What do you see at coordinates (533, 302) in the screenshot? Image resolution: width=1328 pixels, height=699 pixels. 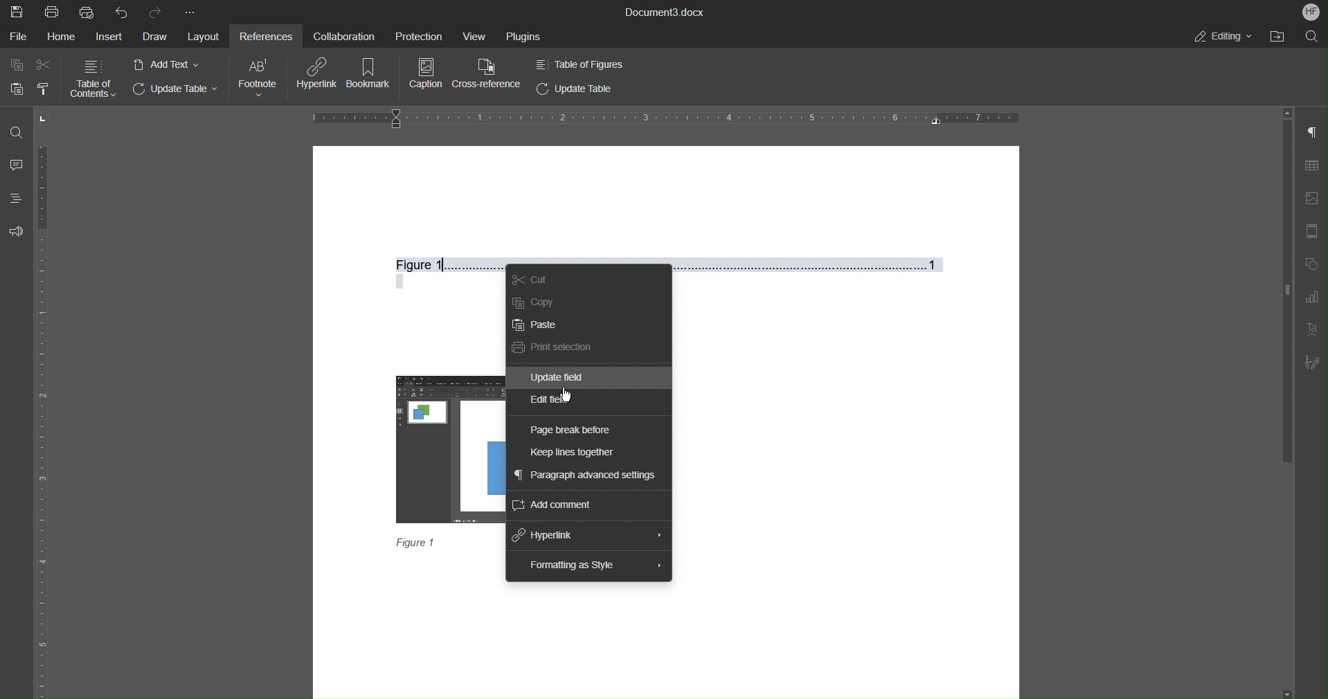 I see `Copy` at bounding box center [533, 302].